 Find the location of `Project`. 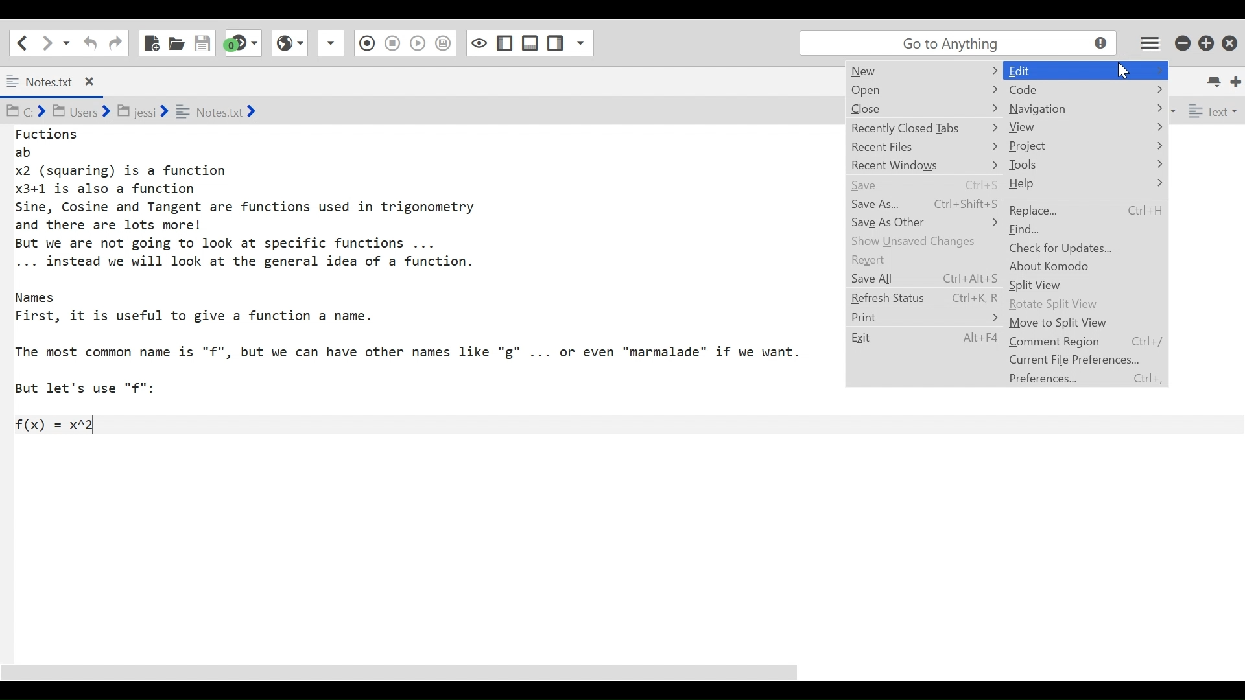

Project is located at coordinates (1036, 144).